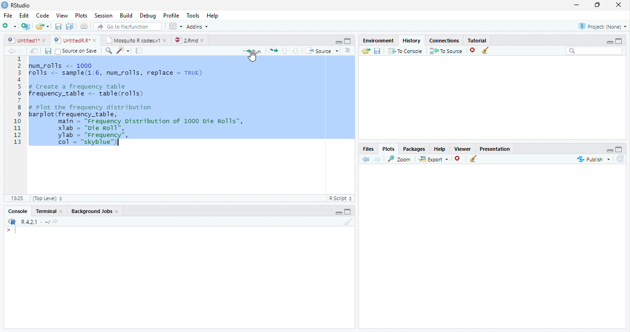 This screenshot has height=332, width=630. What do you see at coordinates (341, 198) in the screenshot?
I see `R Script` at bounding box center [341, 198].